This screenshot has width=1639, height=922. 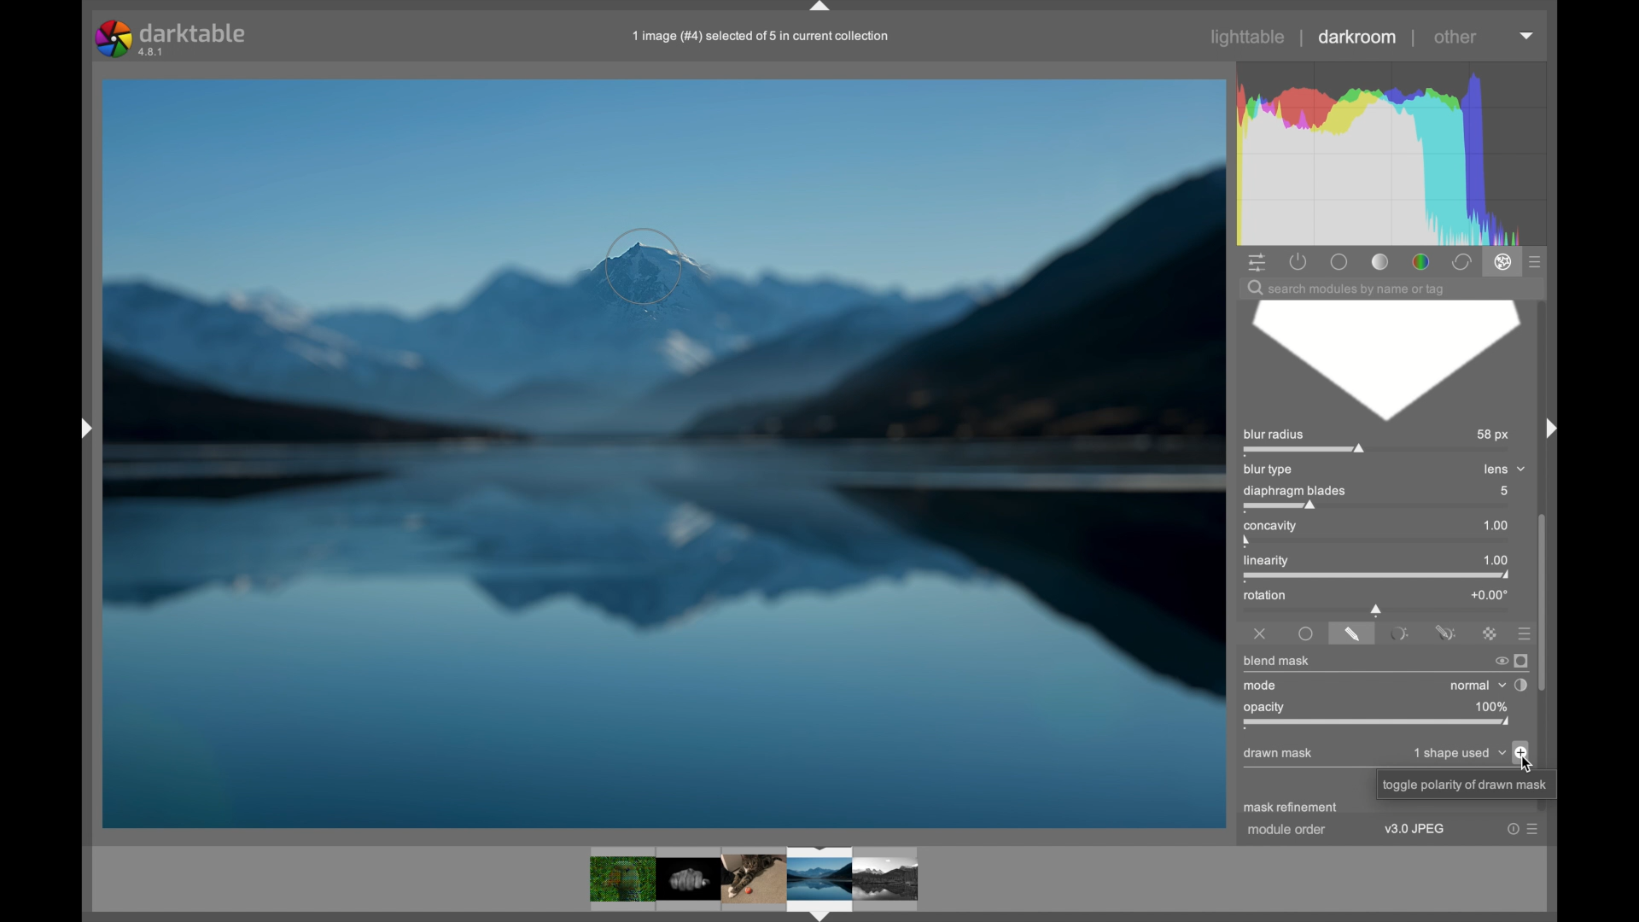 I want to click on show quick access  panel, so click(x=1257, y=261).